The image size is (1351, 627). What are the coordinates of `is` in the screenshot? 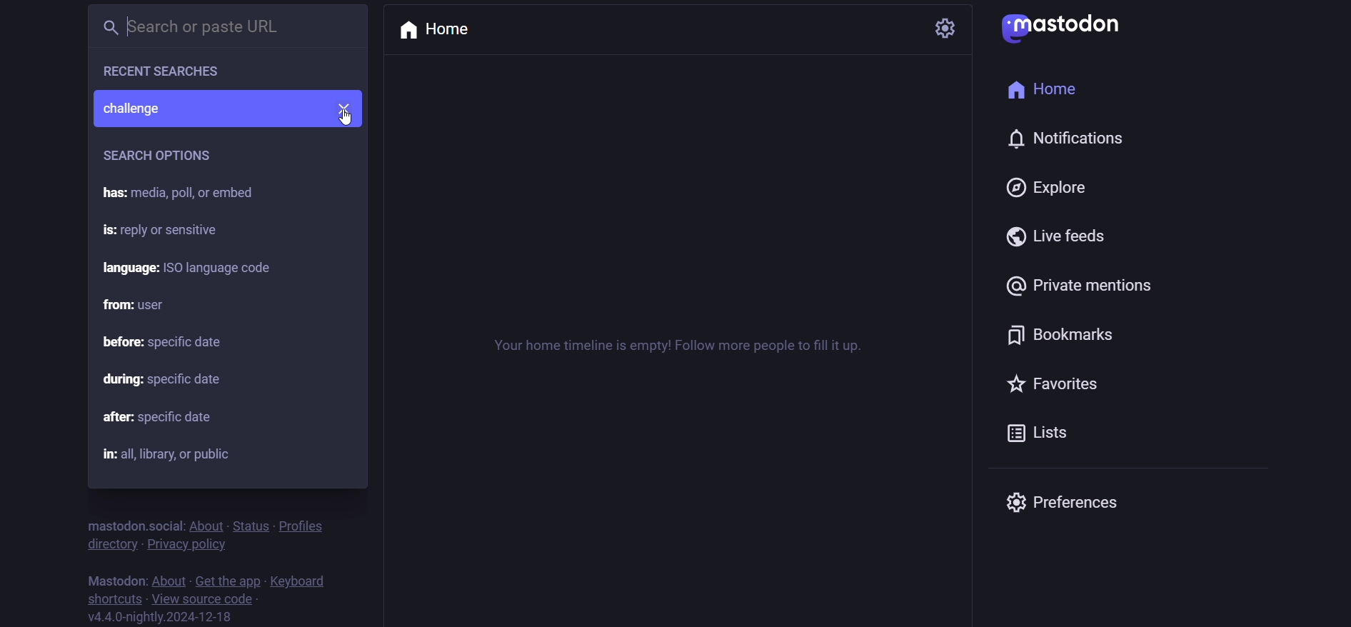 It's located at (166, 231).